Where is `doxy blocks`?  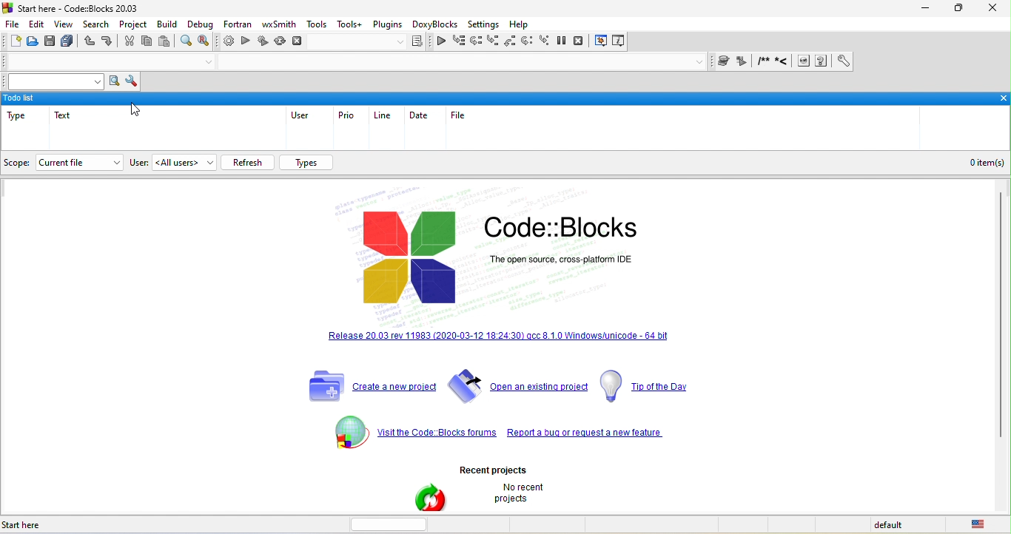
doxy blocks is located at coordinates (433, 25).